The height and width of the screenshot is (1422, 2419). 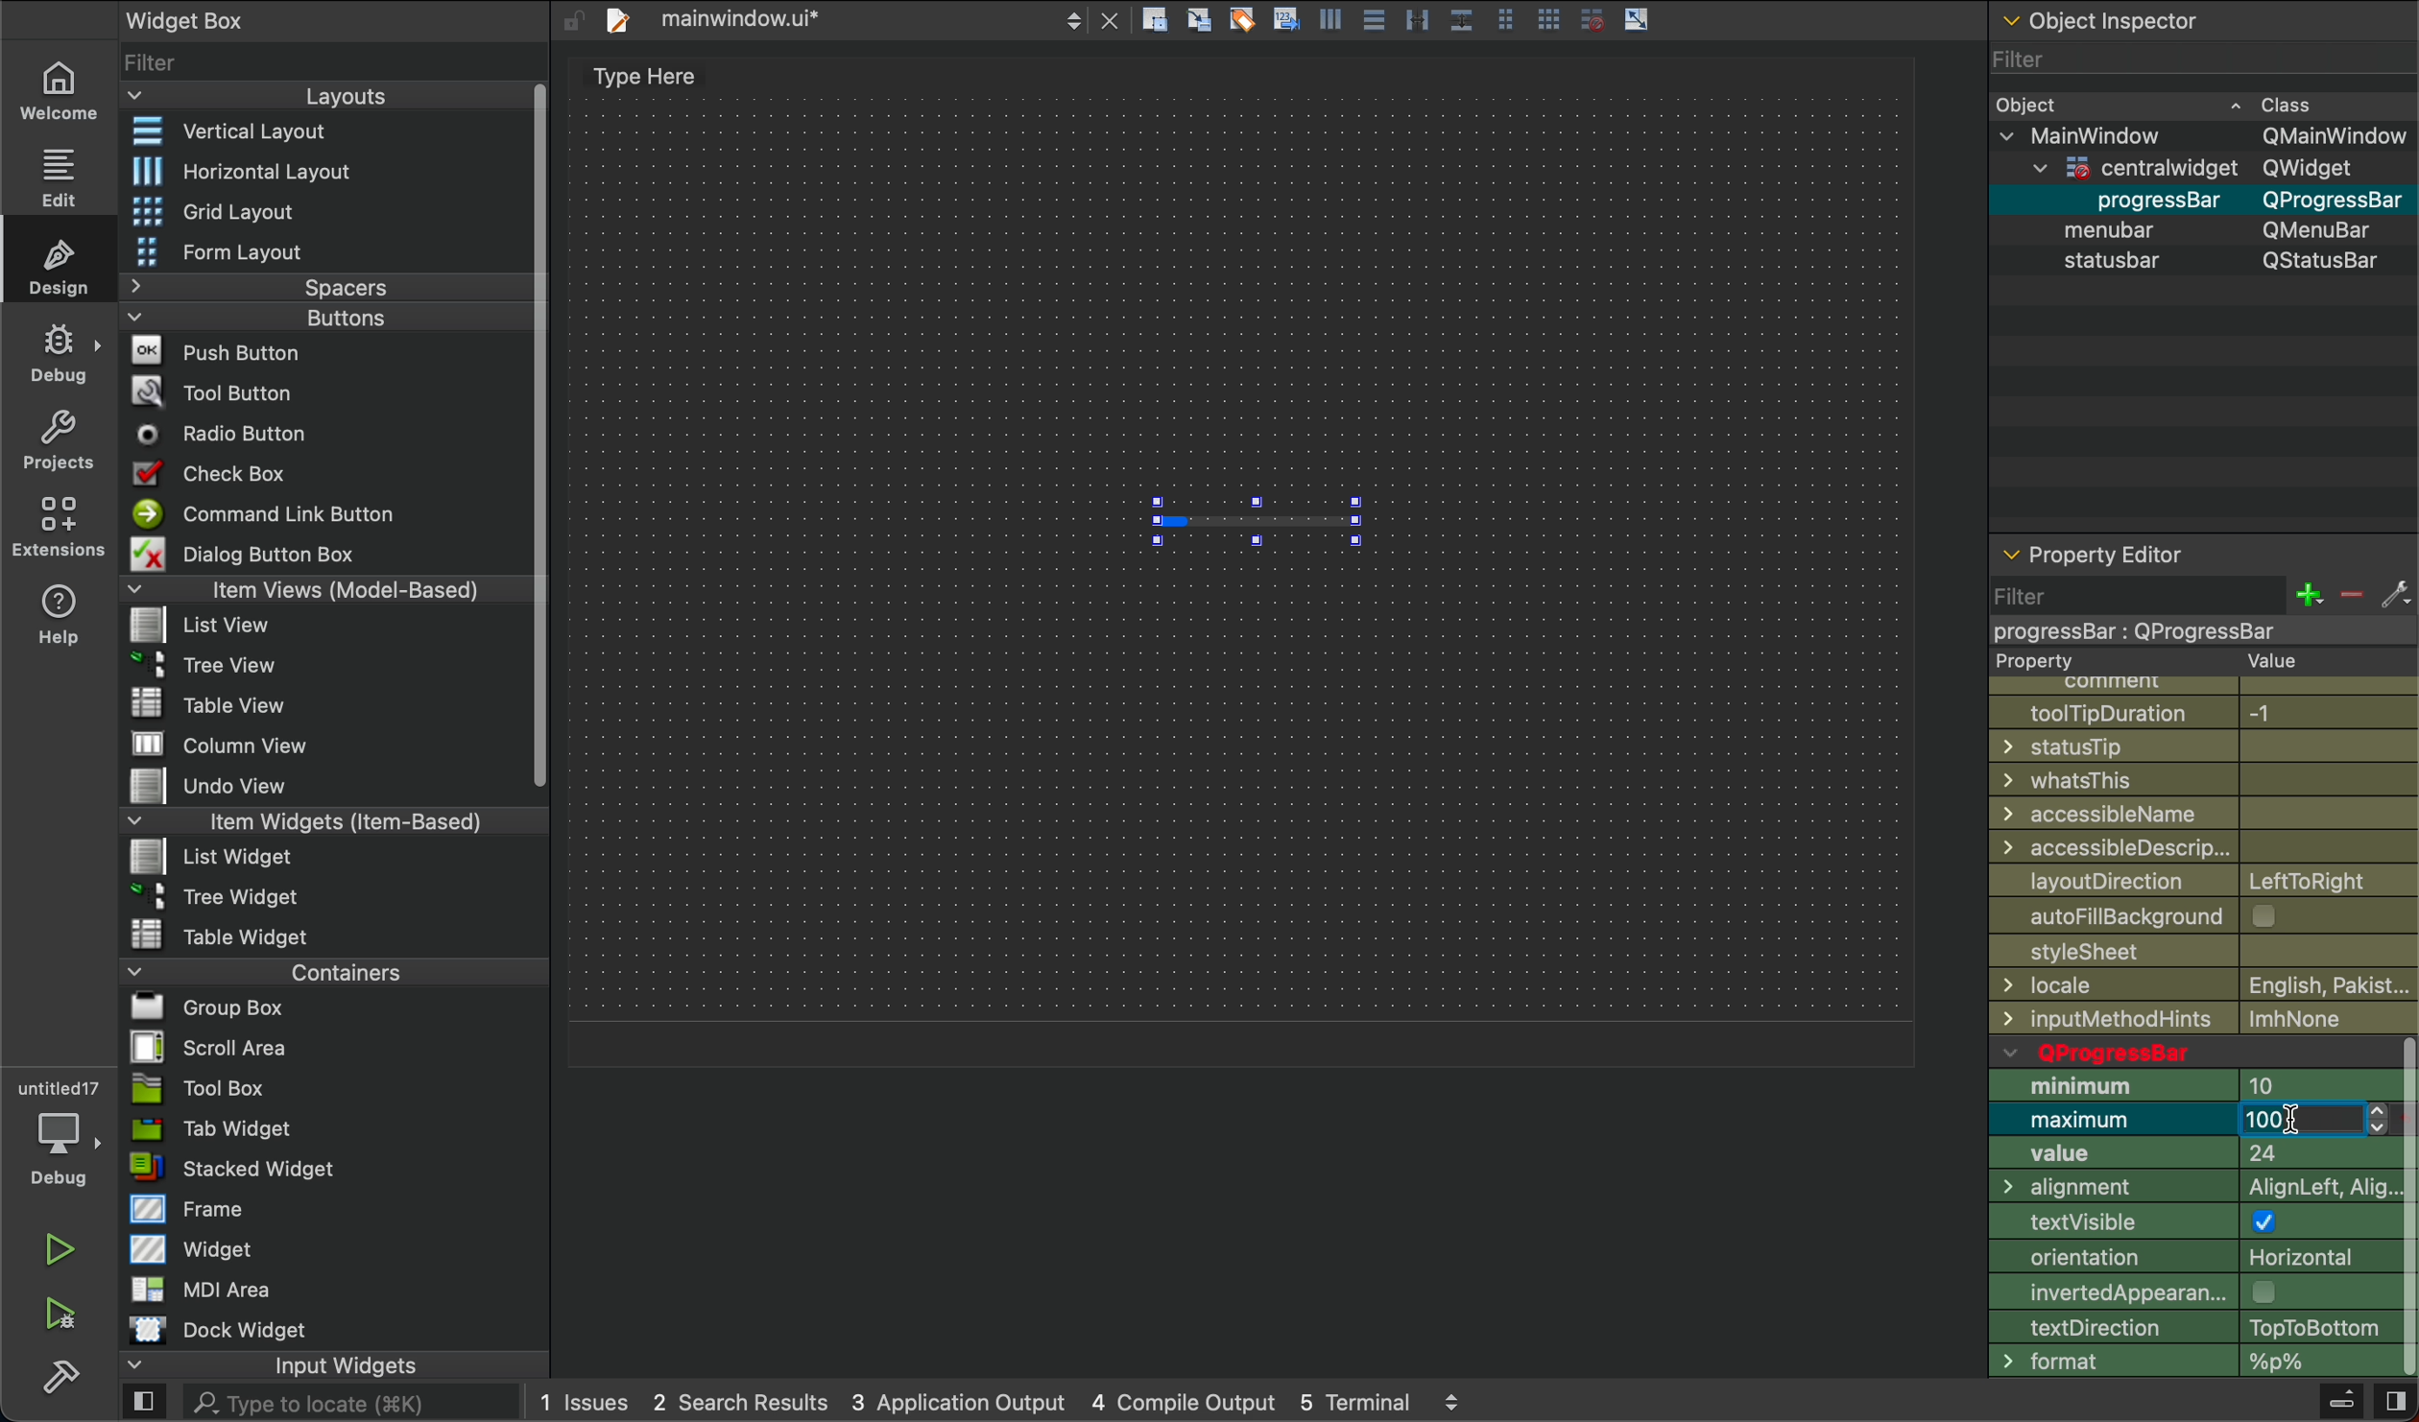 I want to click on file tab, so click(x=860, y=22).